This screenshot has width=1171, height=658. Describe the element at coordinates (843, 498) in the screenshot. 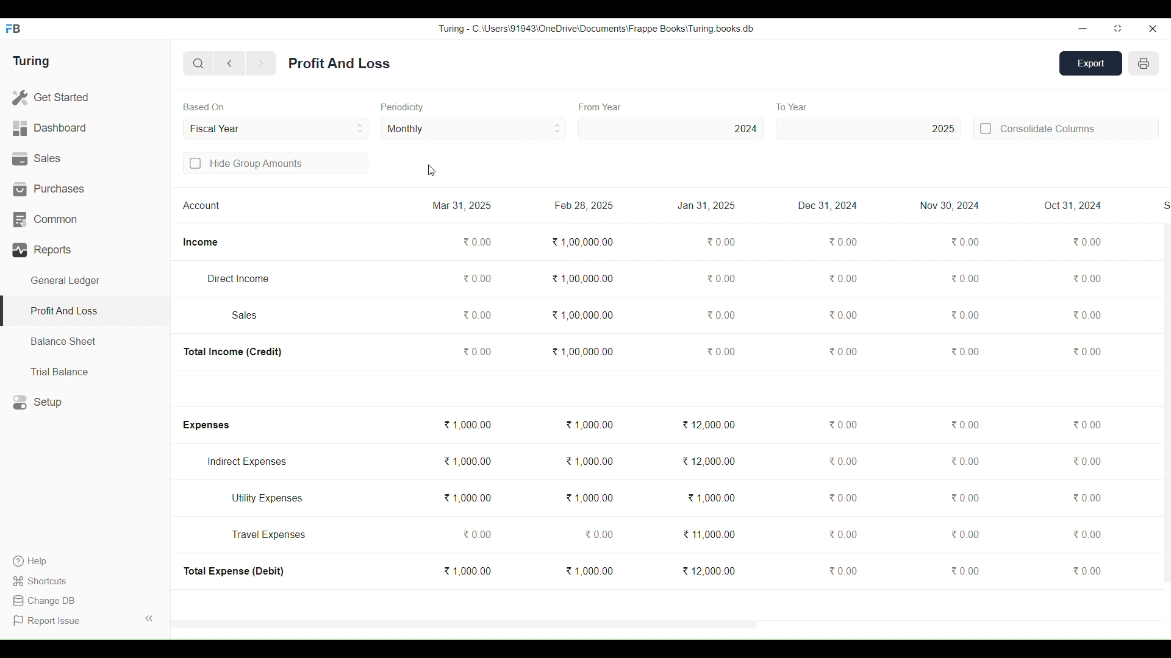

I see `0.00` at that location.